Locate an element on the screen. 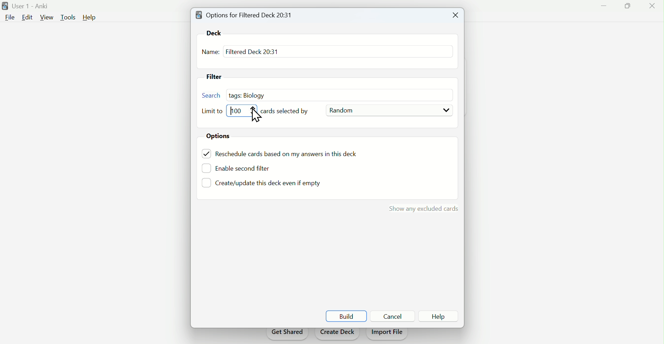 This screenshot has width=664, height=344.  is located at coordinates (394, 316).